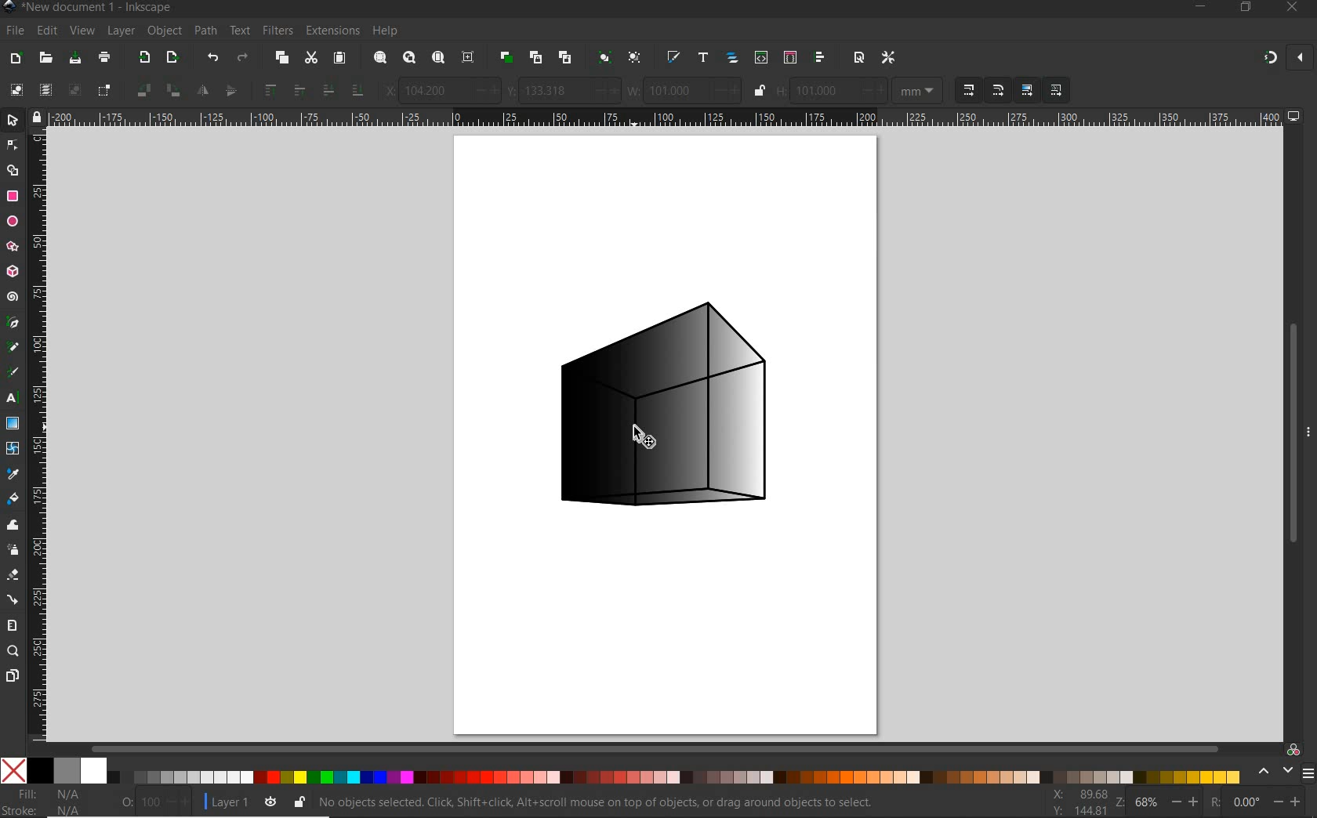  Describe the element at coordinates (1186, 801) in the screenshot. I see `increase/decrease` at that location.